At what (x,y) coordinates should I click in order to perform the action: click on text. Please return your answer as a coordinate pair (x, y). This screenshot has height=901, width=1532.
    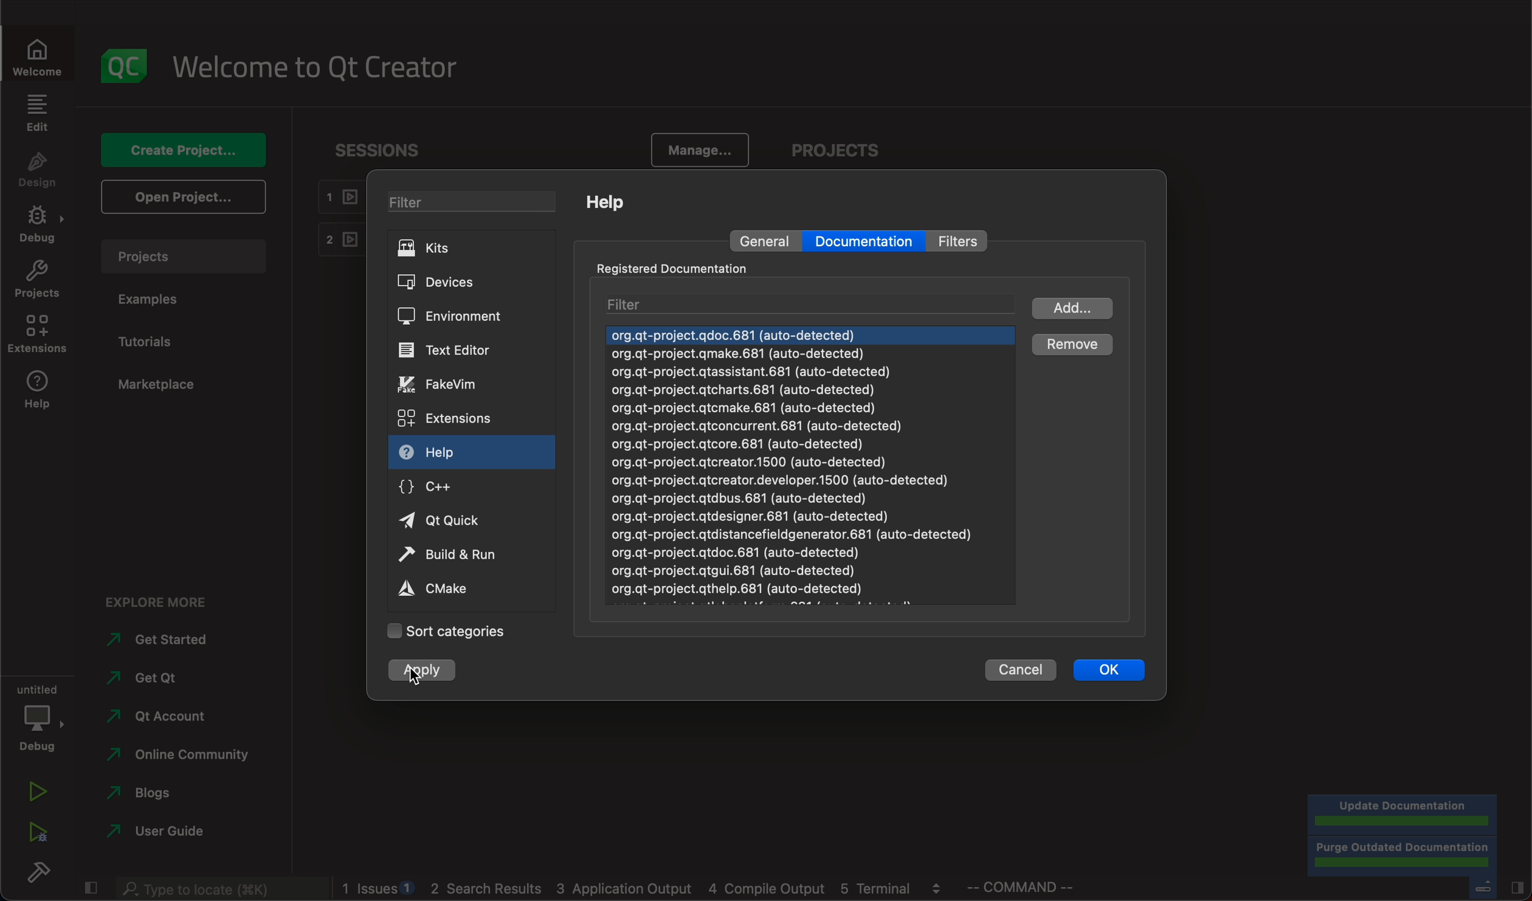
    Looking at the image, I should click on (457, 351).